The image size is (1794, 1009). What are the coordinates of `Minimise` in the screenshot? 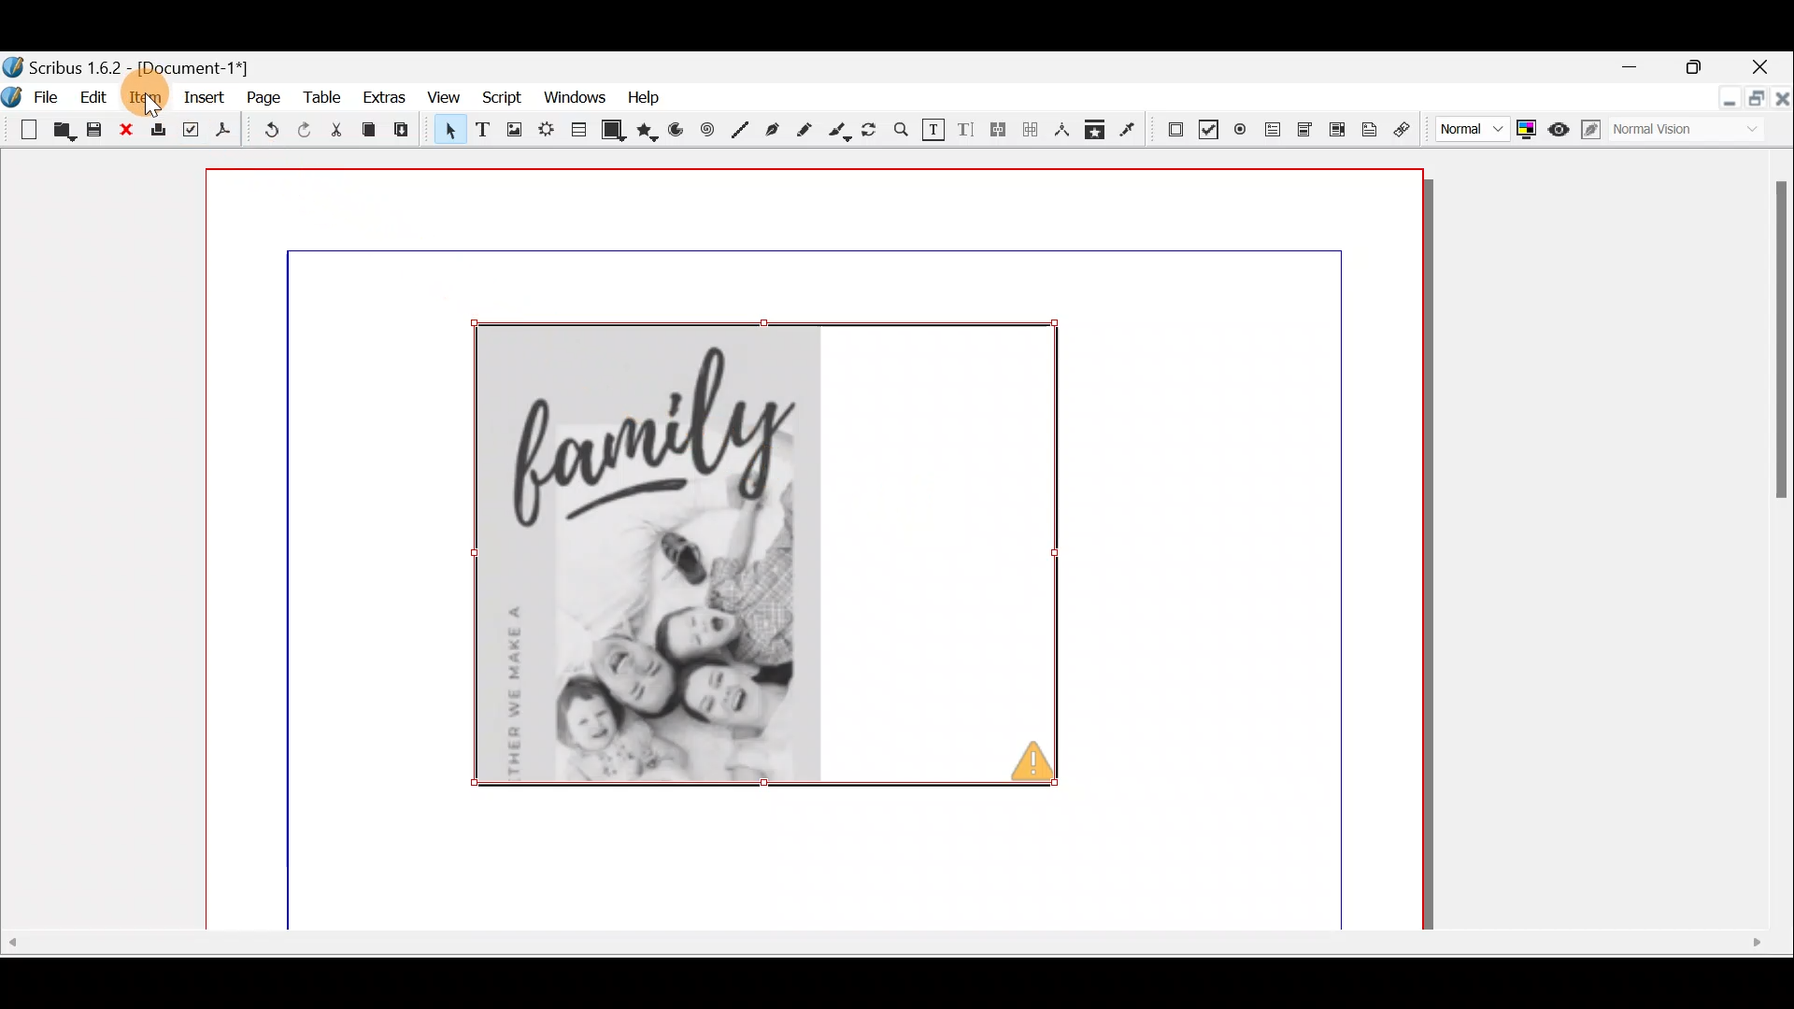 It's located at (1632, 68).